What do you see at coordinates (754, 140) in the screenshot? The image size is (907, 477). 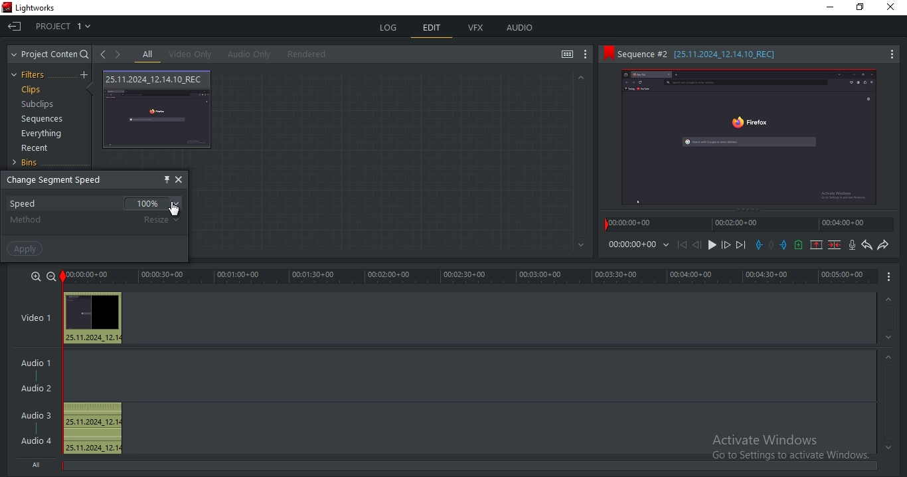 I see `Preview` at bounding box center [754, 140].